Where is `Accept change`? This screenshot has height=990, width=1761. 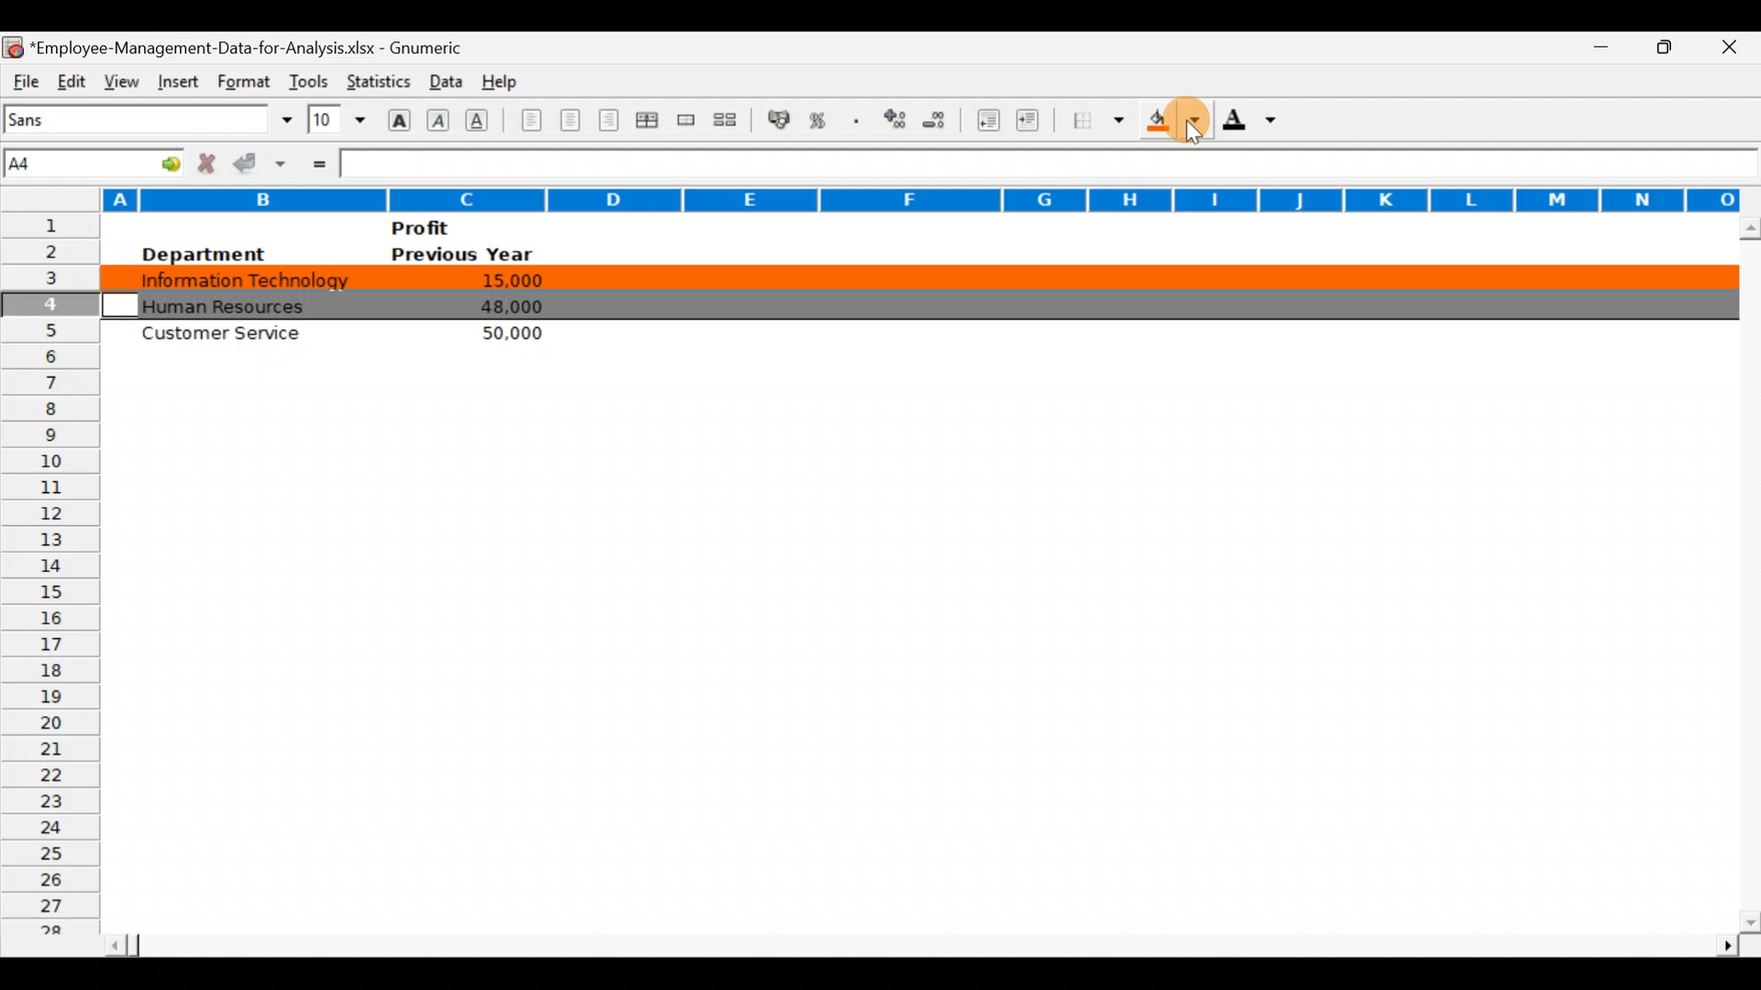
Accept change is located at coordinates (262, 162).